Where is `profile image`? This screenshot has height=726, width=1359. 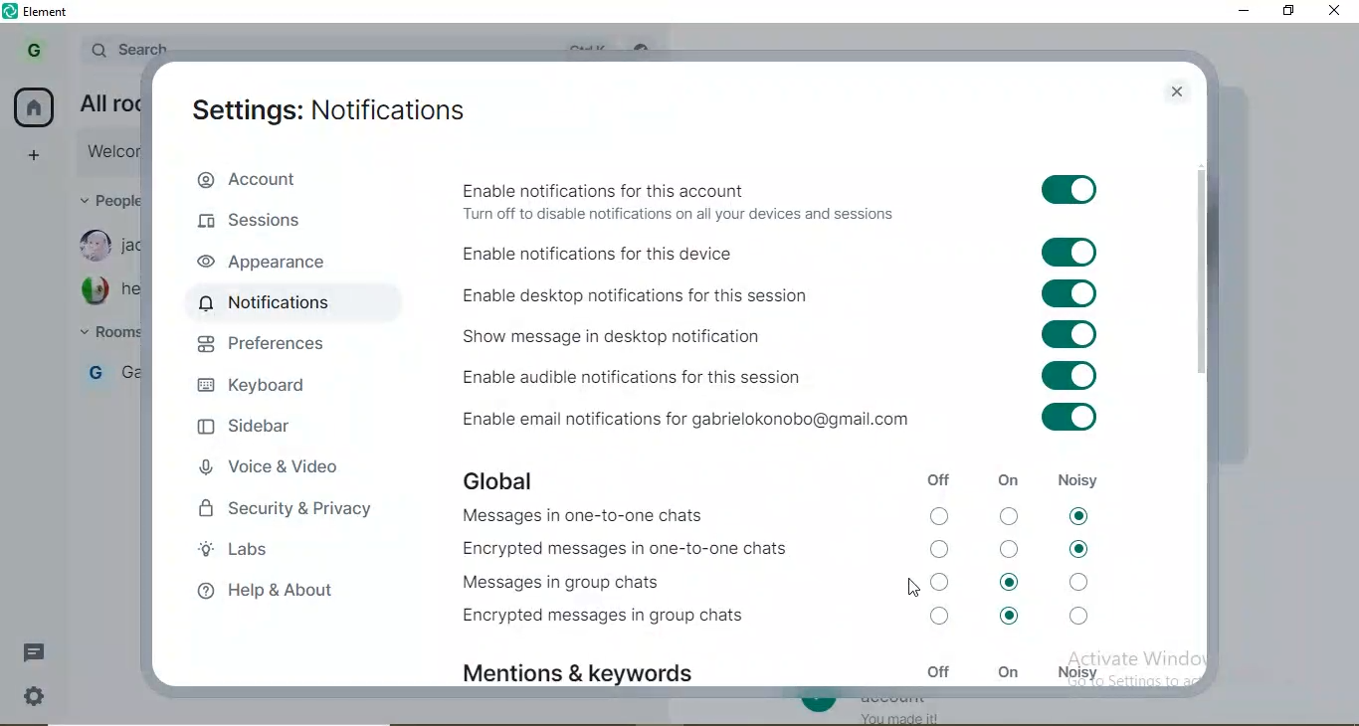 profile image is located at coordinates (94, 291).